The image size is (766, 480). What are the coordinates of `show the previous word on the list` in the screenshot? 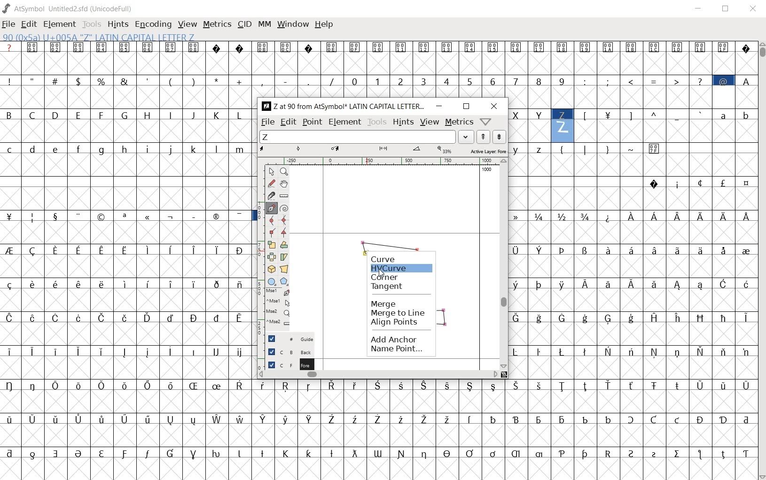 It's located at (499, 137).